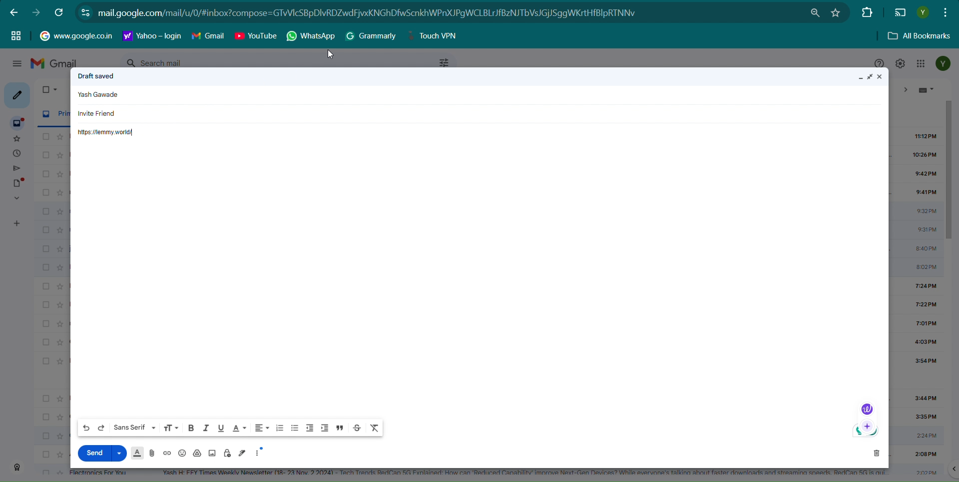 The image size is (959, 482). Describe the element at coordinates (191, 427) in the screenshot. I see `Bold` at that location.